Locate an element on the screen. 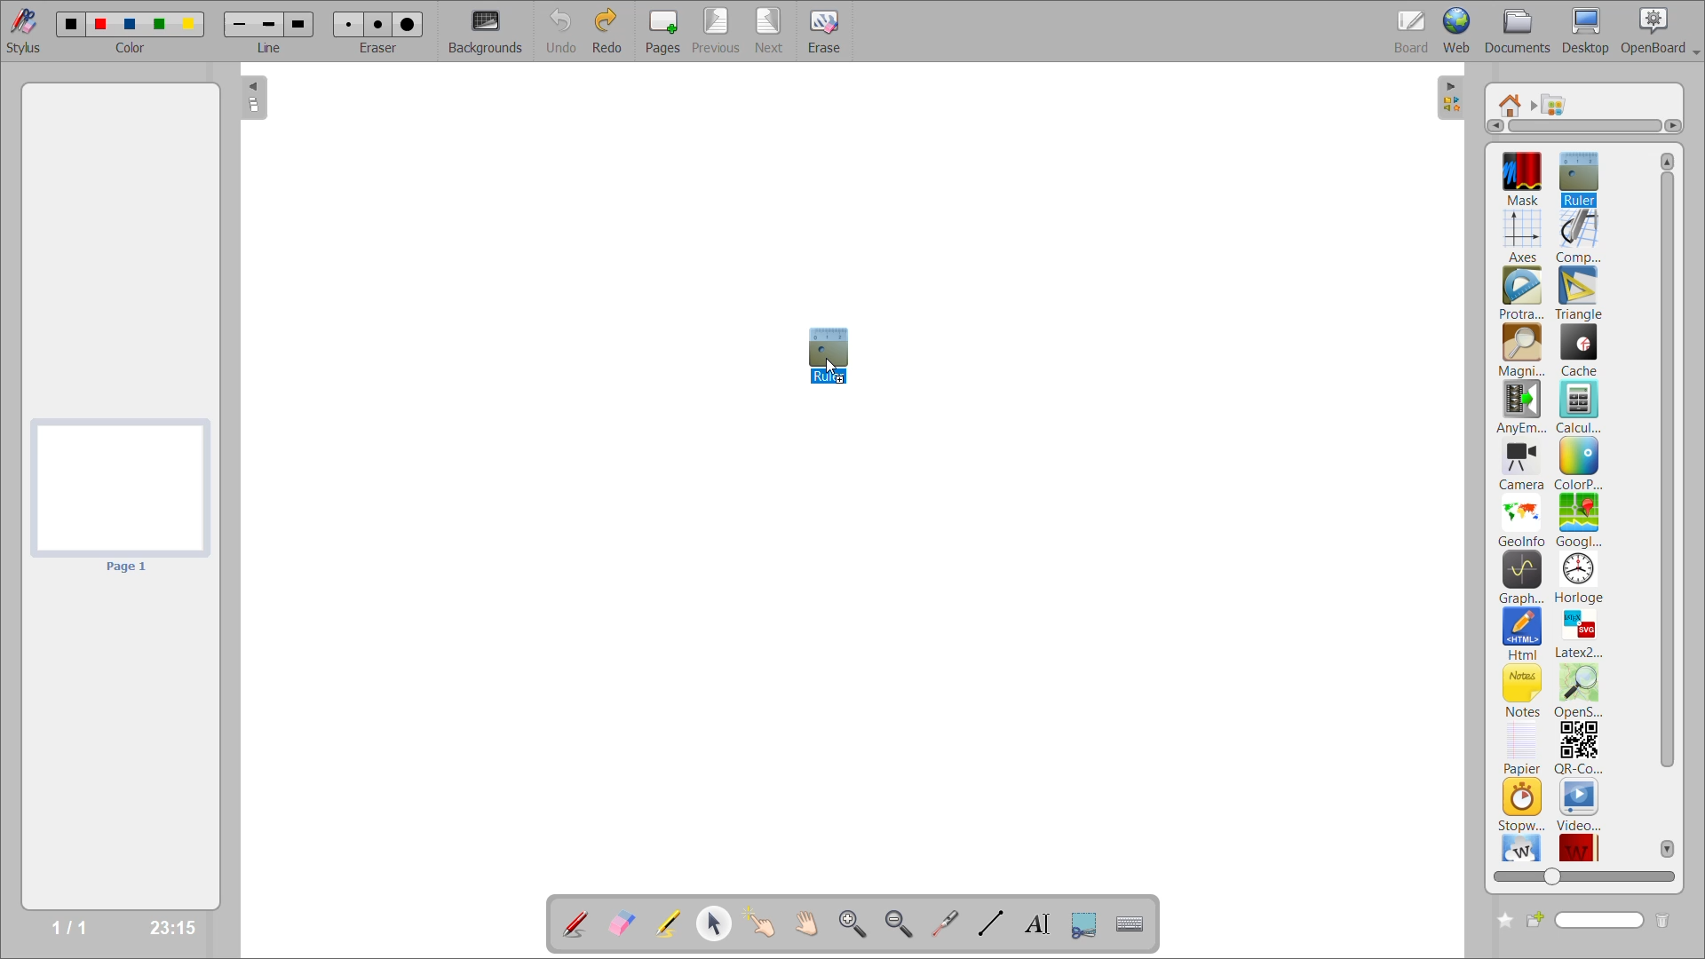  page preview is located at coordinates (117, 497).